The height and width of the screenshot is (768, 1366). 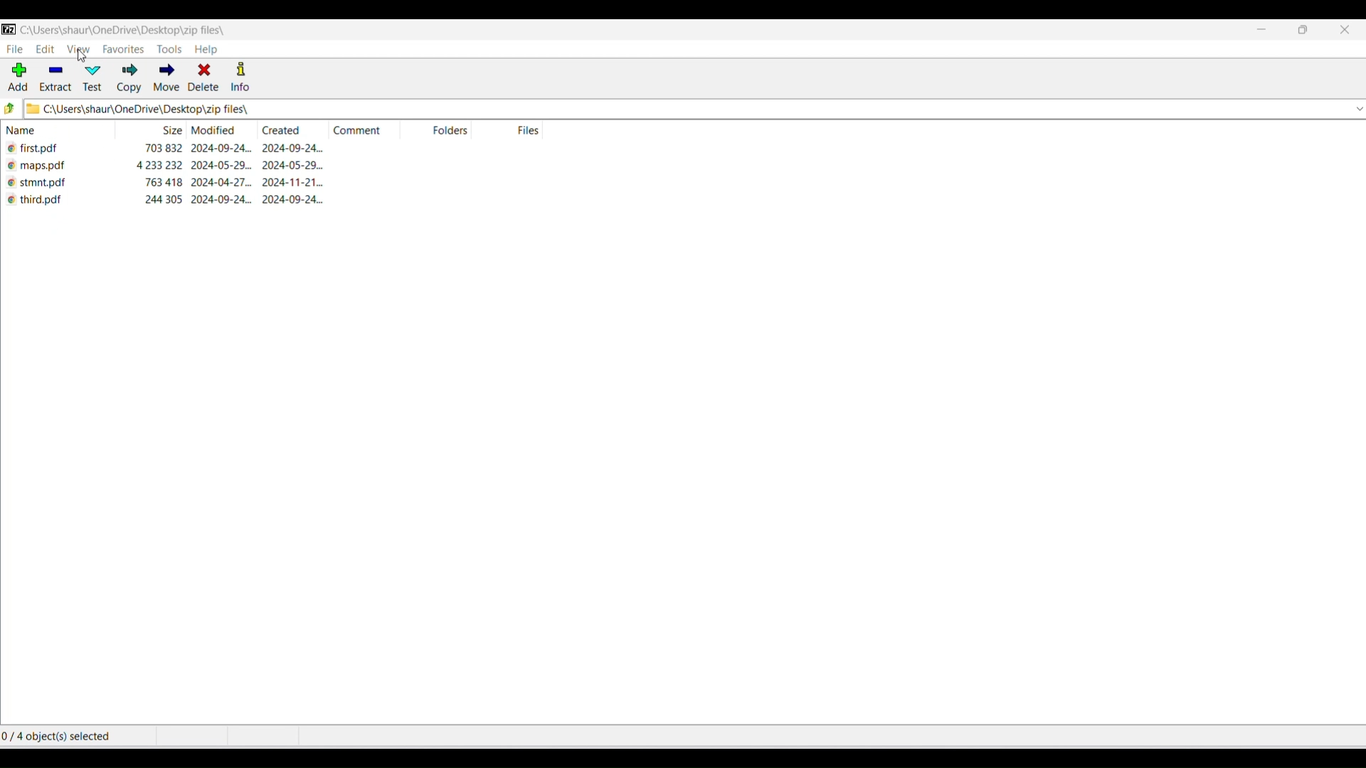 I want to click on modification date, so click(x=225, y=166).